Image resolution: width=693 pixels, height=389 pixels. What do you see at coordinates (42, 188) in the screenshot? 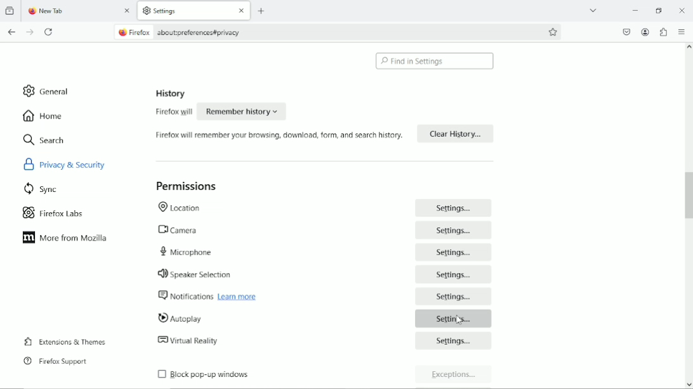
I see `sync` at bounding box center [42, 188].